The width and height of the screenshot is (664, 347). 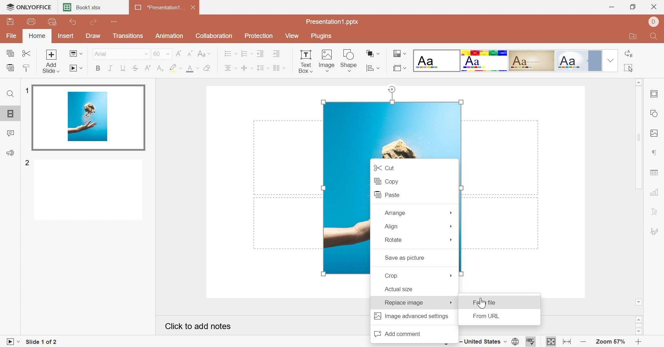 I want to click on Scroll Up, so click(x=638, y=82).